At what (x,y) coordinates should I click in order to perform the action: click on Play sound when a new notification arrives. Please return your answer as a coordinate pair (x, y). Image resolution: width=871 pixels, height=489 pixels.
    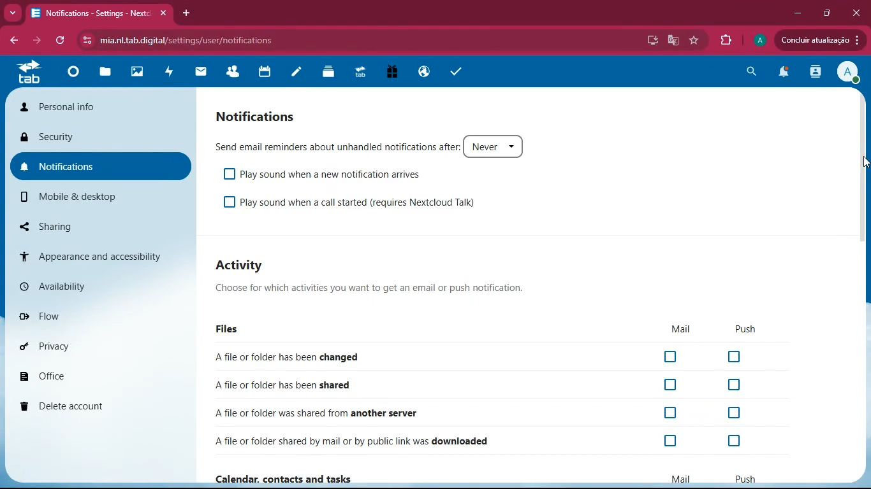
    Looking at the image, I should click on (321, 174).